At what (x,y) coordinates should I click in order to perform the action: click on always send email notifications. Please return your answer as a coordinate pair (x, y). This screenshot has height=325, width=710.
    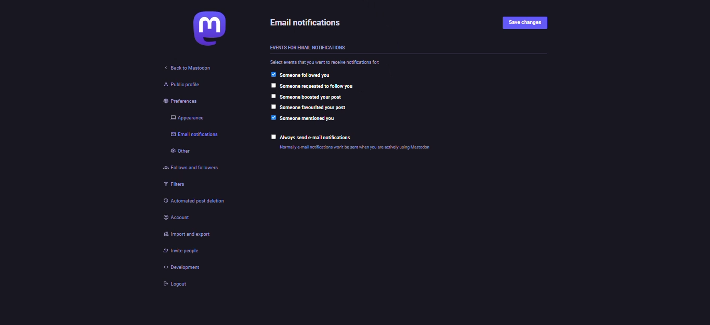
    Looking at the image, I should click on (318, 138).